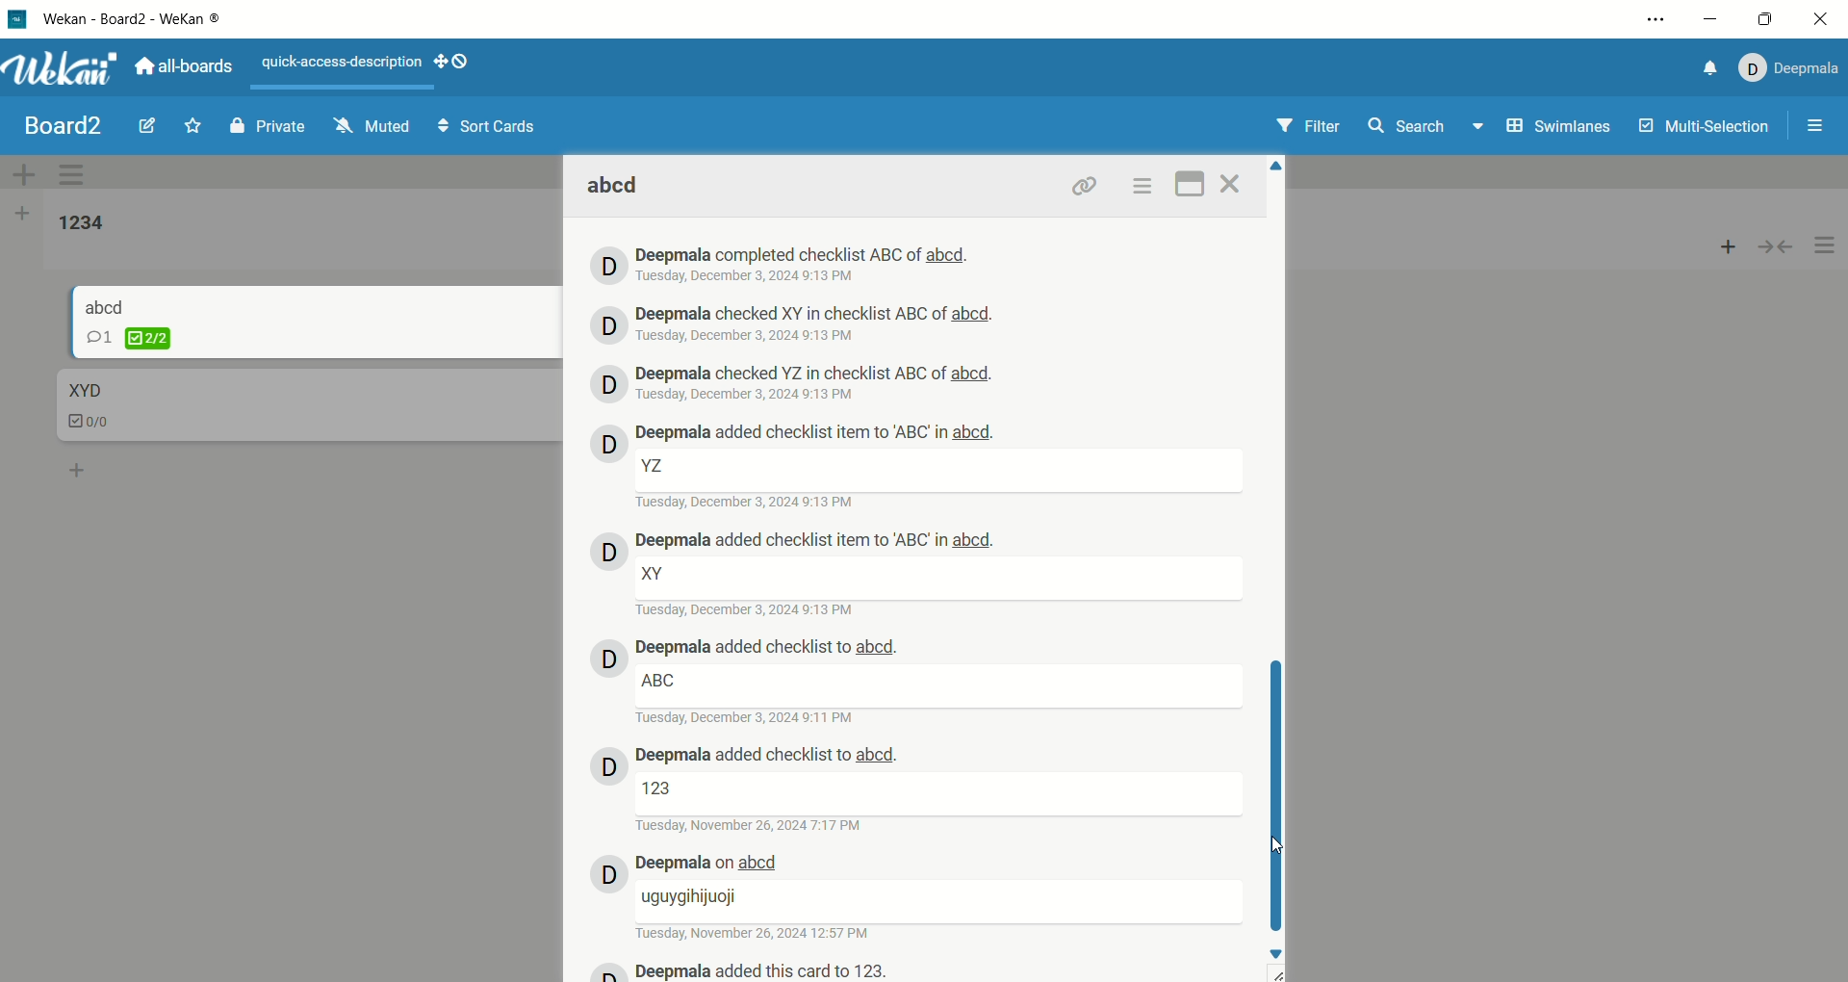 This screenshot has width=1848, height=982. Describe the element at coordinates (194, 124) in the screenshot. I see `favorite` at that location.